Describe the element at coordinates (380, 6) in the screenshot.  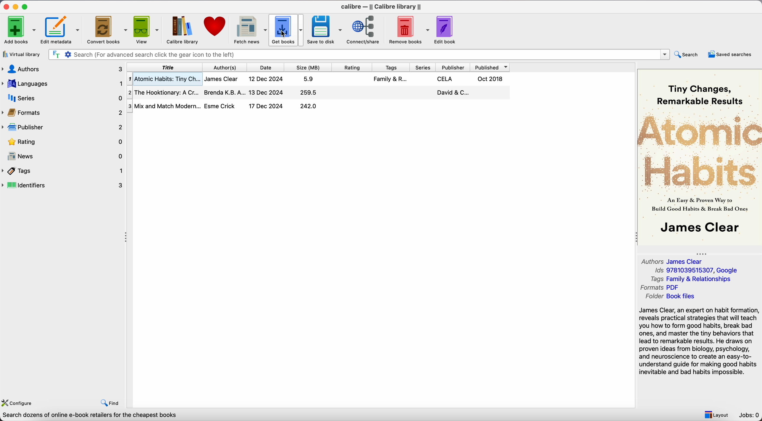
I see `Calibre - || Calibre library ||` at that location.